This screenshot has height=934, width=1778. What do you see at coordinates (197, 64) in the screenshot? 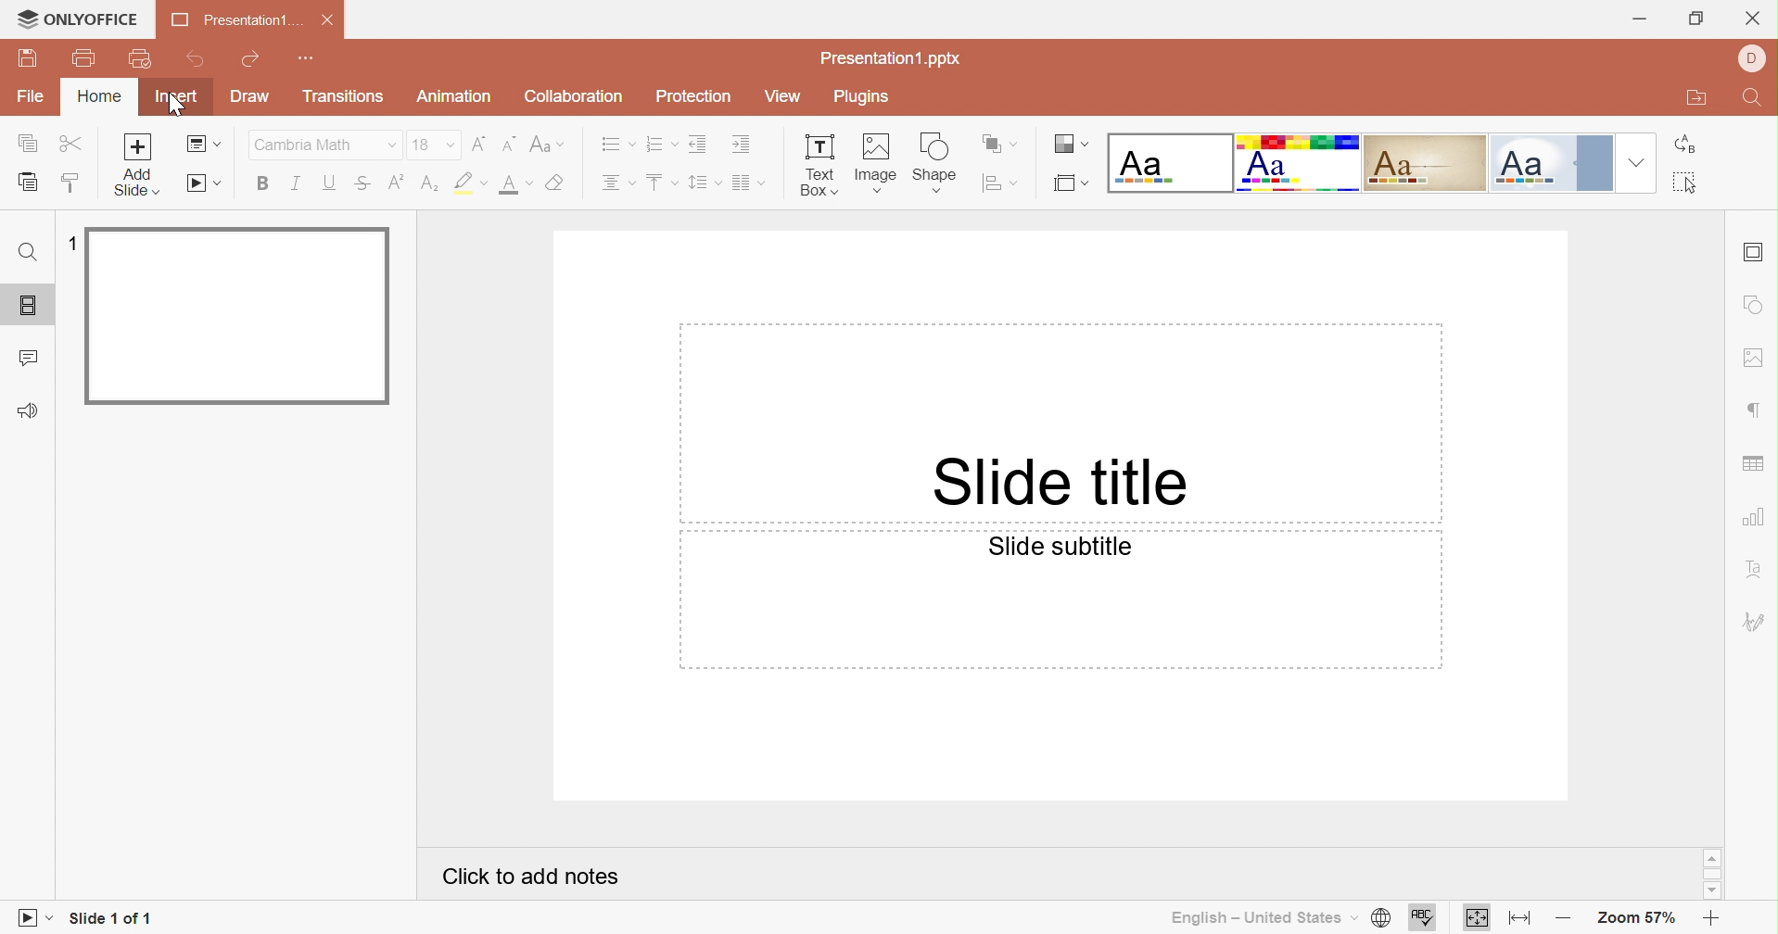
I see `Undo` at bounding box center [197, 64].